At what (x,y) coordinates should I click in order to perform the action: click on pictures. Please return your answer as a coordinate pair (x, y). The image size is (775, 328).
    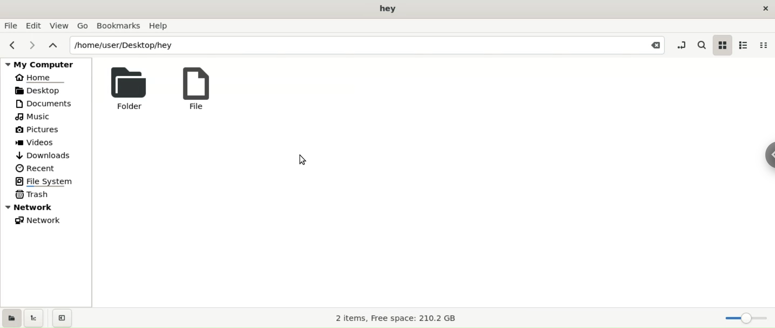
    Looking at the image, I should click on (39, 130).